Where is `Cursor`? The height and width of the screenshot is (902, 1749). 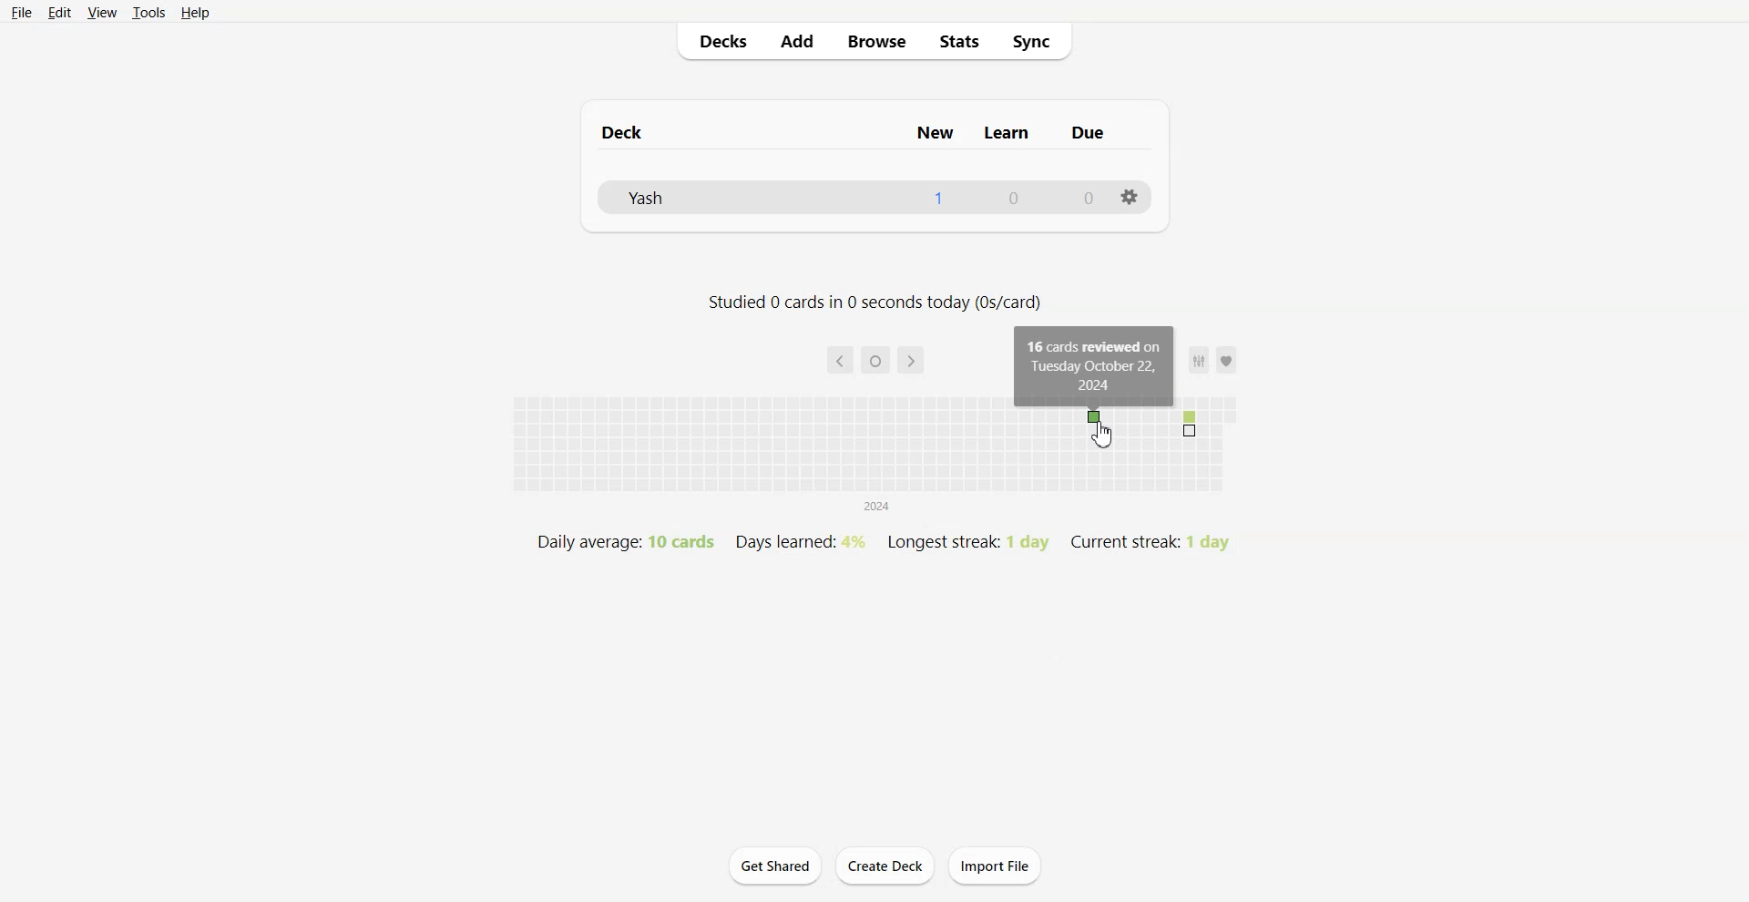
Cursor is located at coordinates (1104, 434).